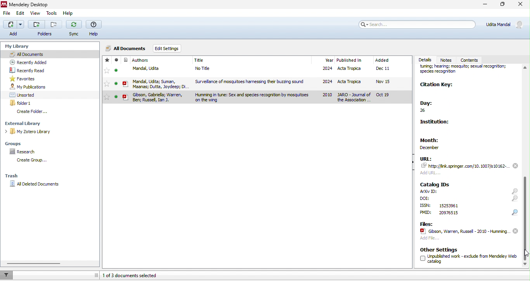 This screenshot has height=281, width=530. Describe the element at coordinates (349, 61) in the screenshot. I see `published in` at that location.